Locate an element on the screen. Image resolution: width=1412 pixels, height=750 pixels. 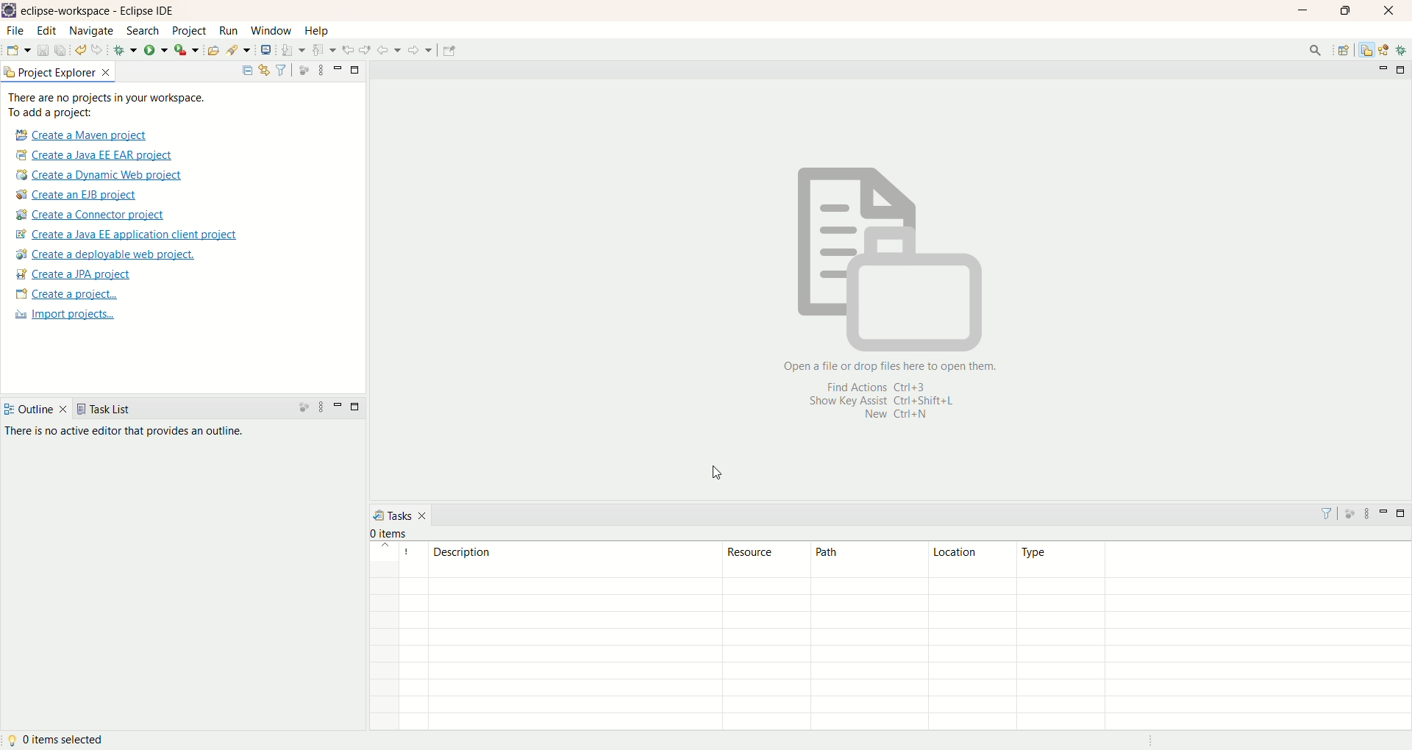
filter is located at coordinates (285, 68).